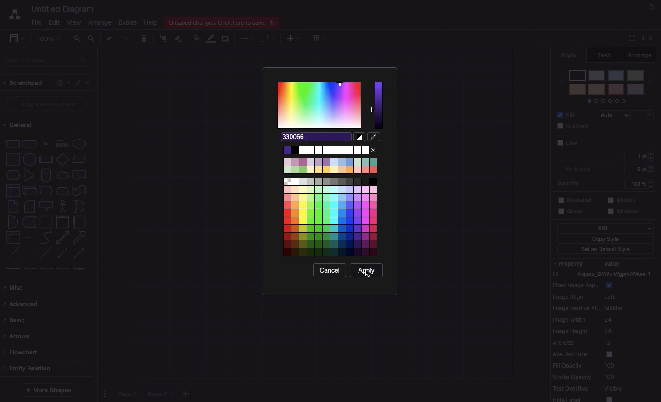  What do you see at coordinates (29, 159) in the screenshot?
I see `circle` at bounding box center [29, 159].